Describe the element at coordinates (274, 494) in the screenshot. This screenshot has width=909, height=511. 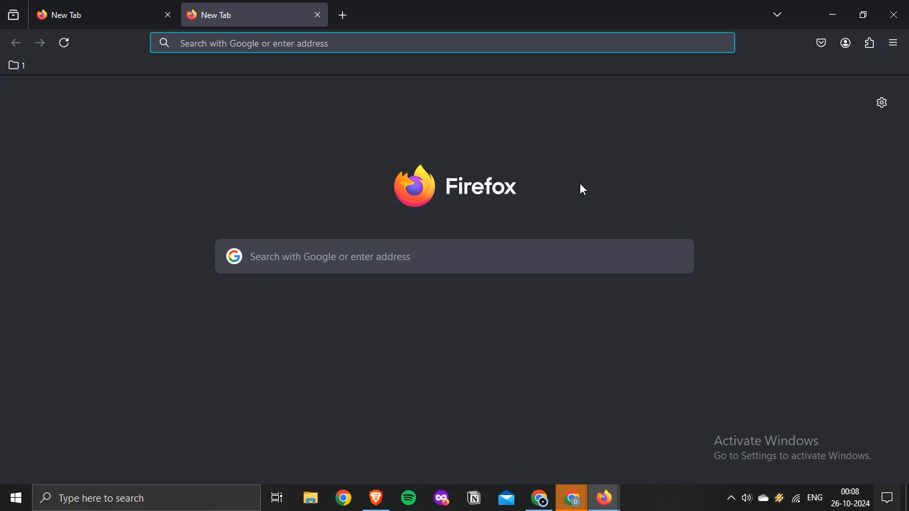
I see `` at that location.